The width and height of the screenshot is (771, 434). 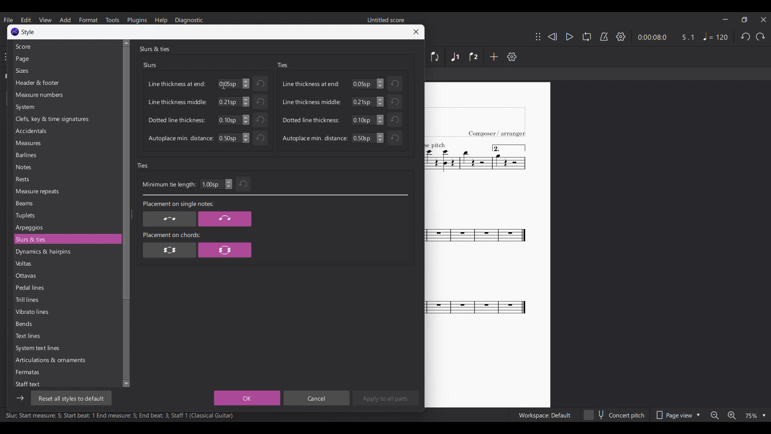 What do you see at coordinates (545, 415) in the screenshot?
I see `Workspace: Default` at bounding box center [545, 415].